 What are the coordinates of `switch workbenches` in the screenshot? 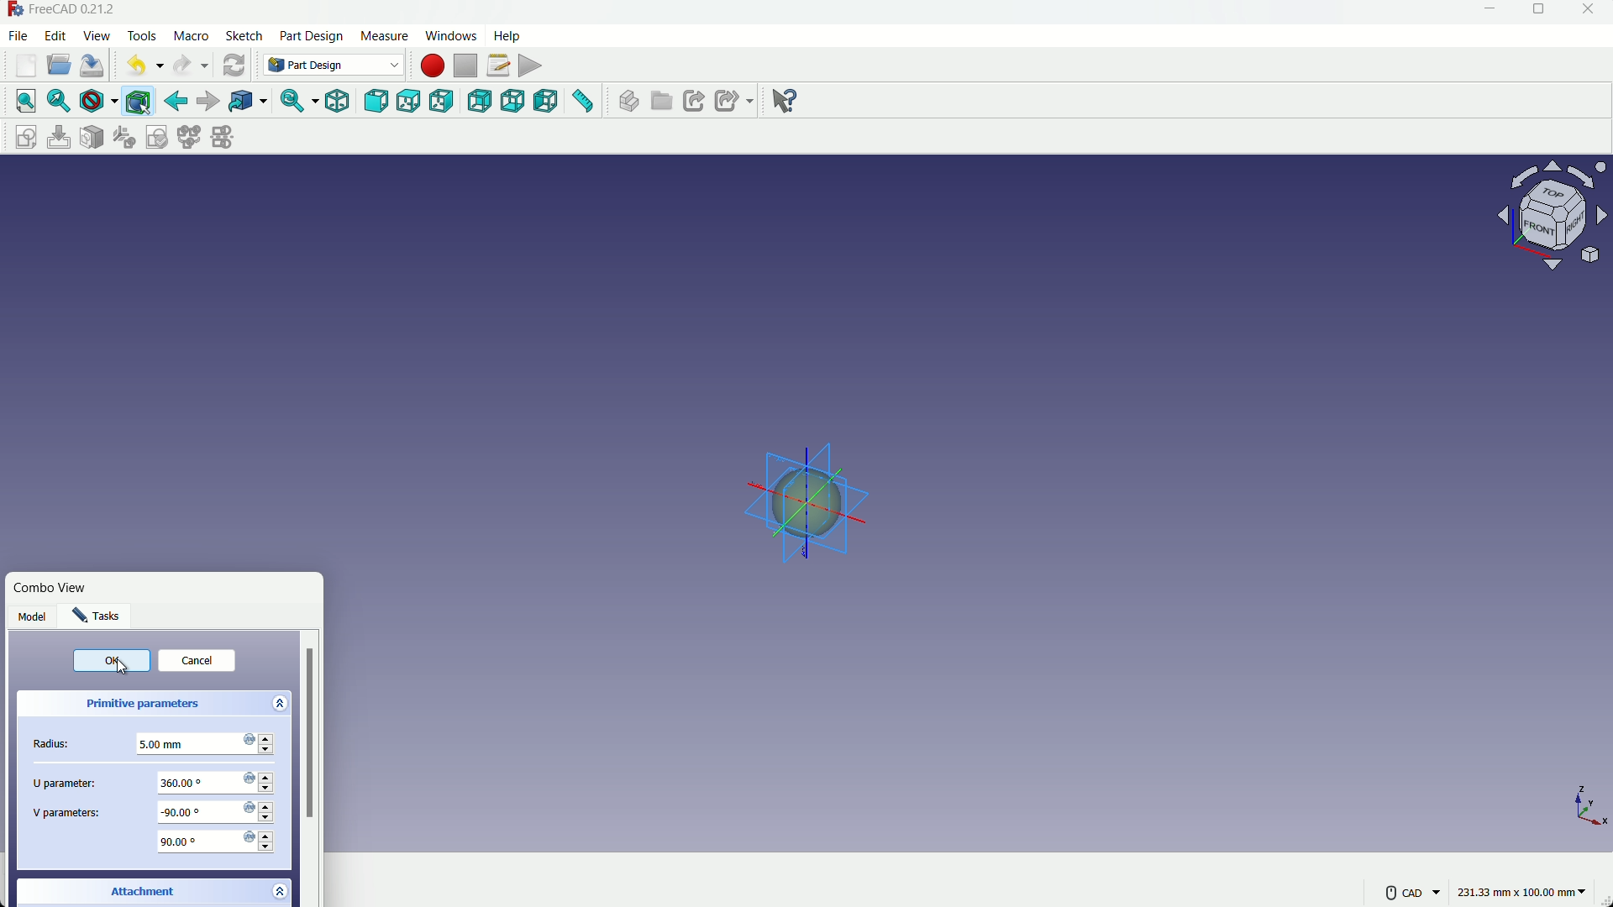 It's located at (330, 65).